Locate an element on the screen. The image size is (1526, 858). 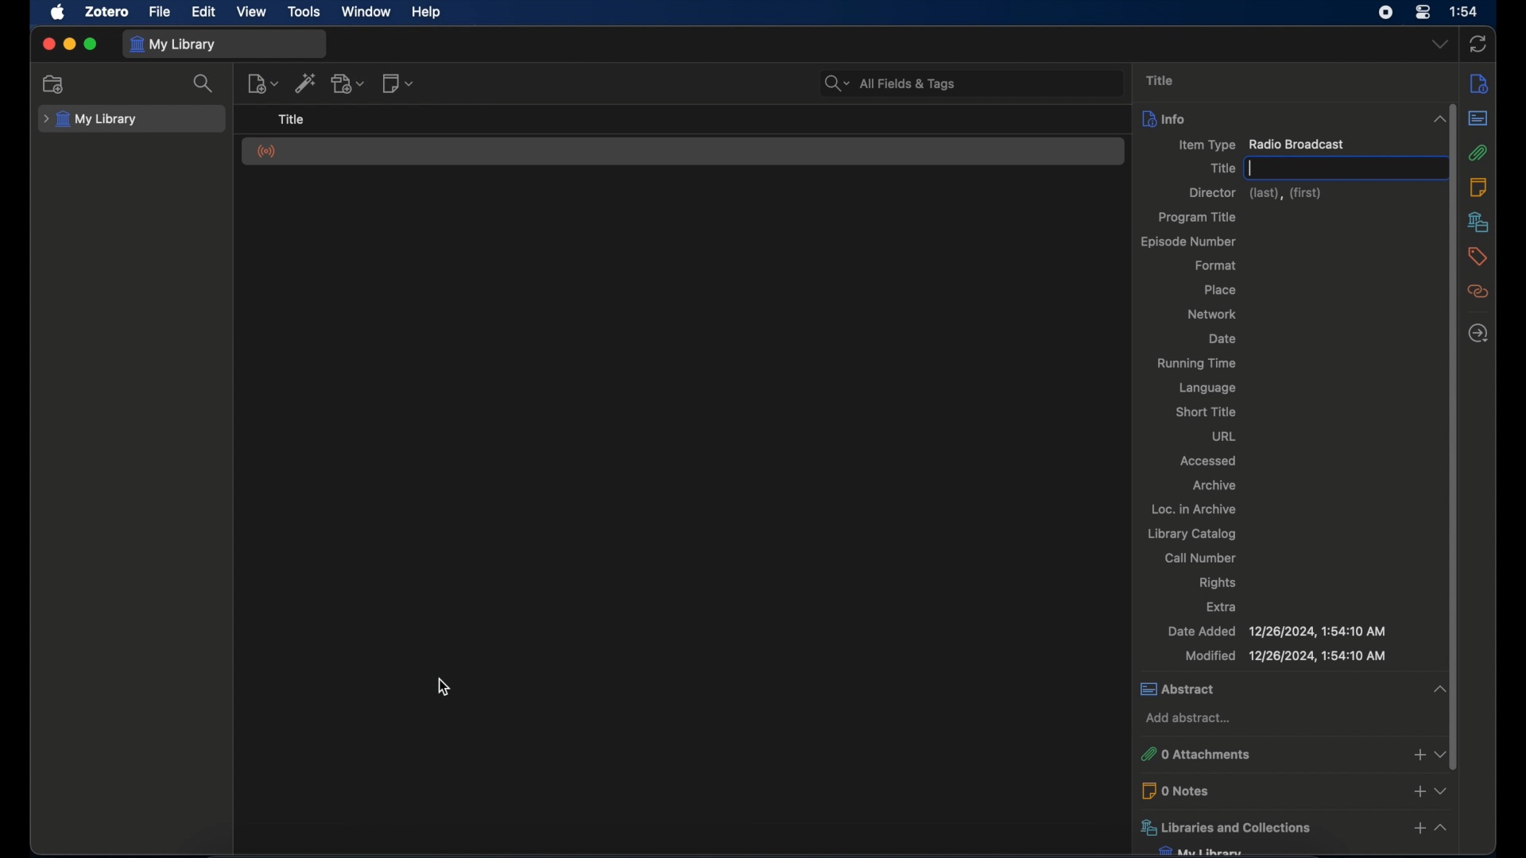
notes is located at coordinates (1479, 185).